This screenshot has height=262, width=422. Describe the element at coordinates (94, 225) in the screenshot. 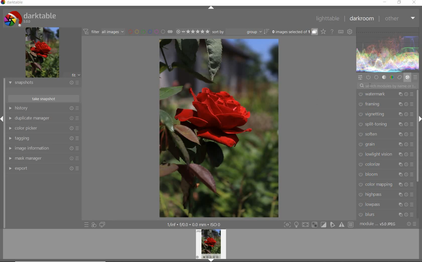

I see `quick access for applying any of your styles` at that location.